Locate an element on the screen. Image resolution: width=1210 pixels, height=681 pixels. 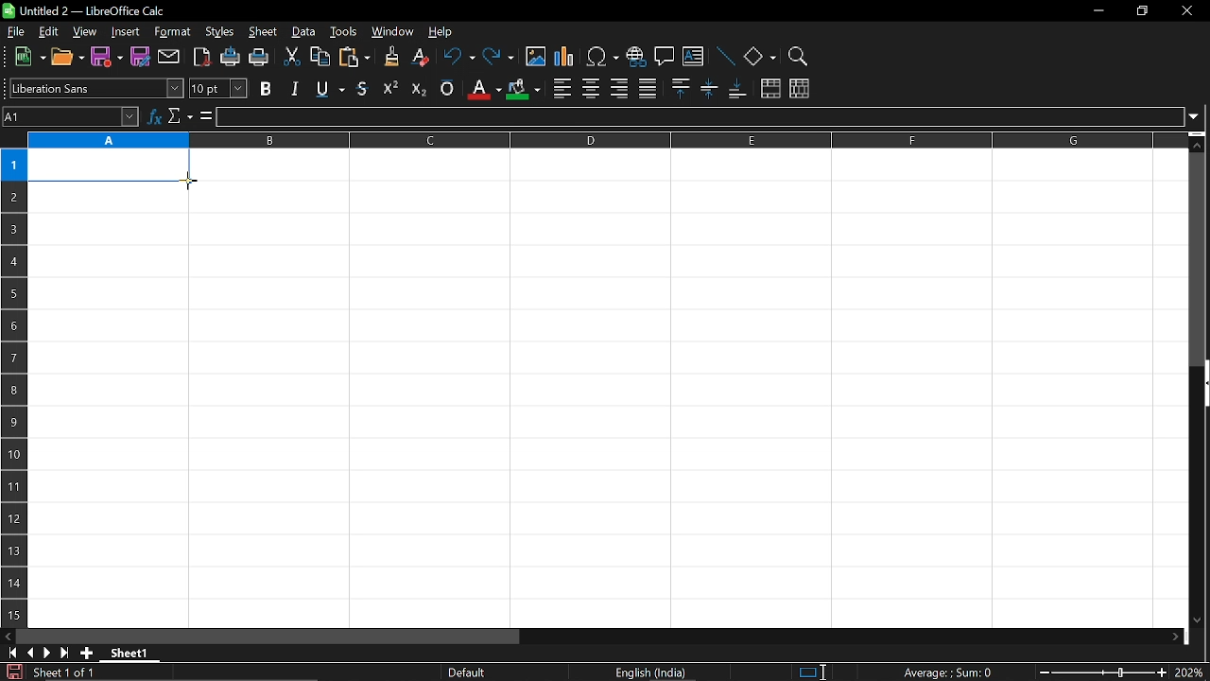
text size is located at coordinates (218, 88).